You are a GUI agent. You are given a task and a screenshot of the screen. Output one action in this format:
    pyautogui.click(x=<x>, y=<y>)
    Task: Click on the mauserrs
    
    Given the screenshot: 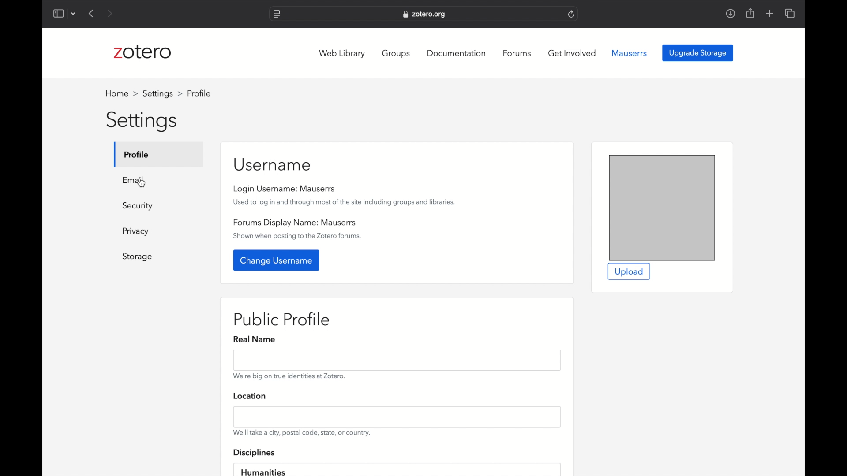 What is the action you would take?
    pyautogui.click(x=630, y=53)
    